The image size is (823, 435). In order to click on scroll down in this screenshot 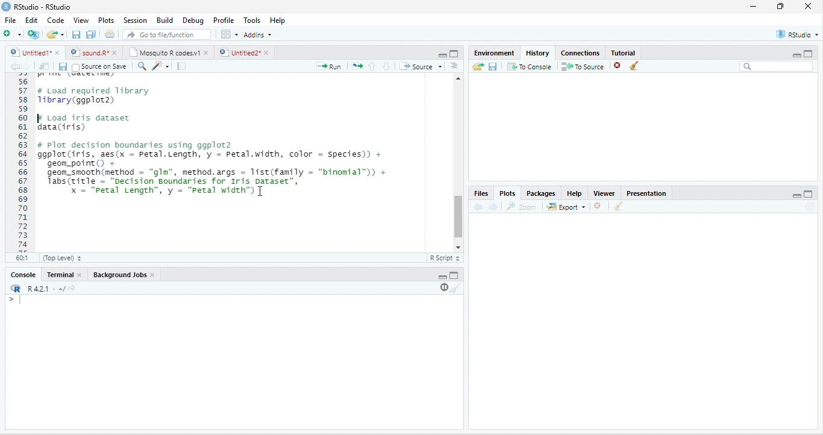, I will do `click(458, 248)`.